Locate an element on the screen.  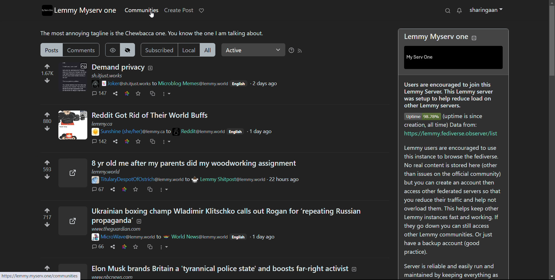
username is located at coordinates (233, 180).